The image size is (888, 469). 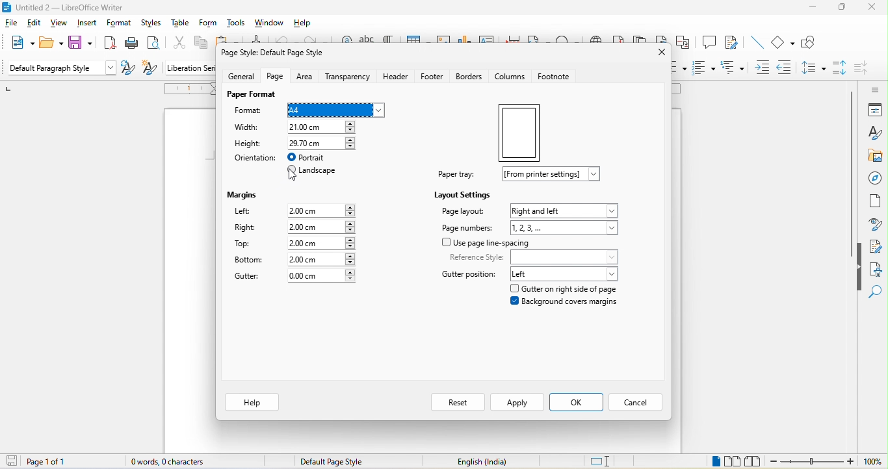 What do you see at coordinates (638, 403) in the screenshot?
I see `cancel` at bounding box center [638, 403].